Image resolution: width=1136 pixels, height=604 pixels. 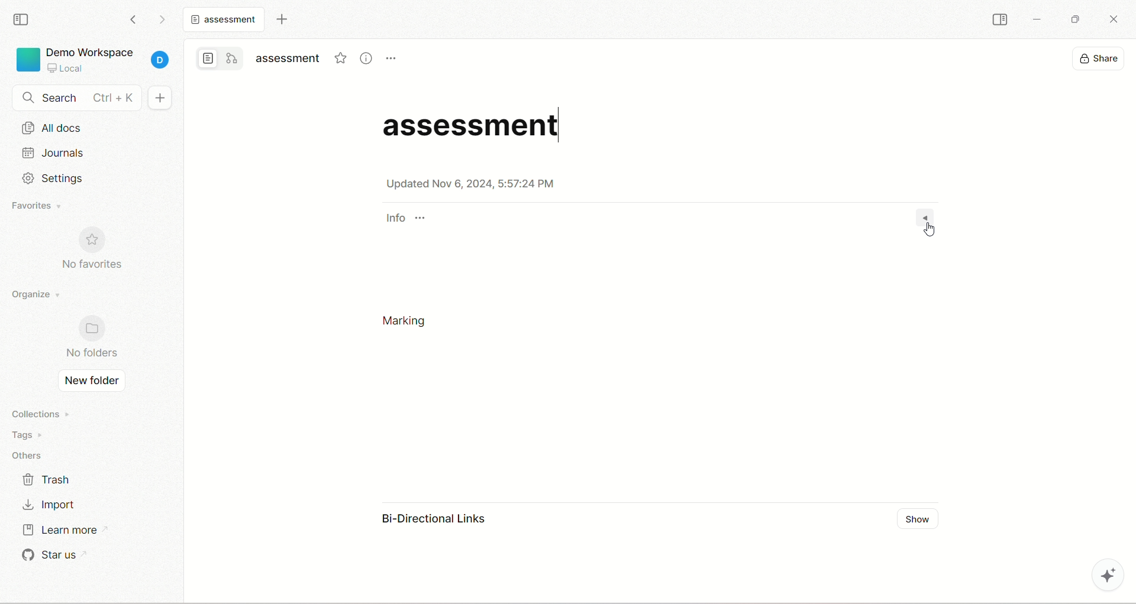 I want to click on collections, so click(x=37, y=414).